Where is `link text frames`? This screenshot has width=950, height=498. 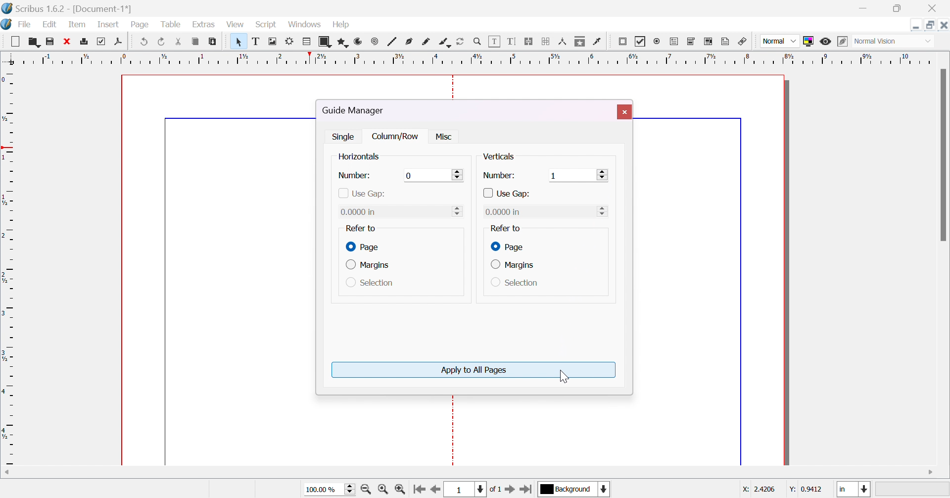 link text frames is located at coordinates (530, 42).